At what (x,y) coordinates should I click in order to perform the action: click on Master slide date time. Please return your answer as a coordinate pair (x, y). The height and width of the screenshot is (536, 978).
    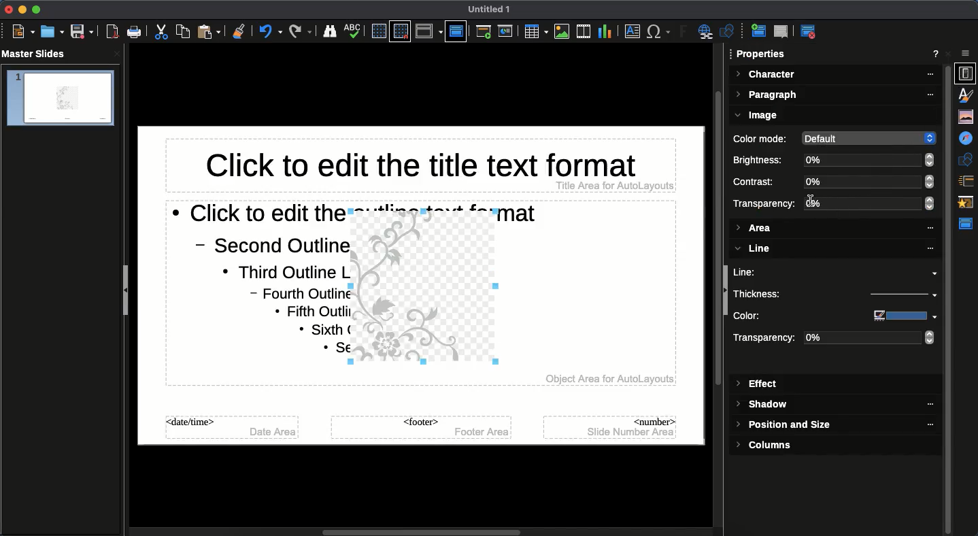
    Looking at the image, I should click on (233, 430).